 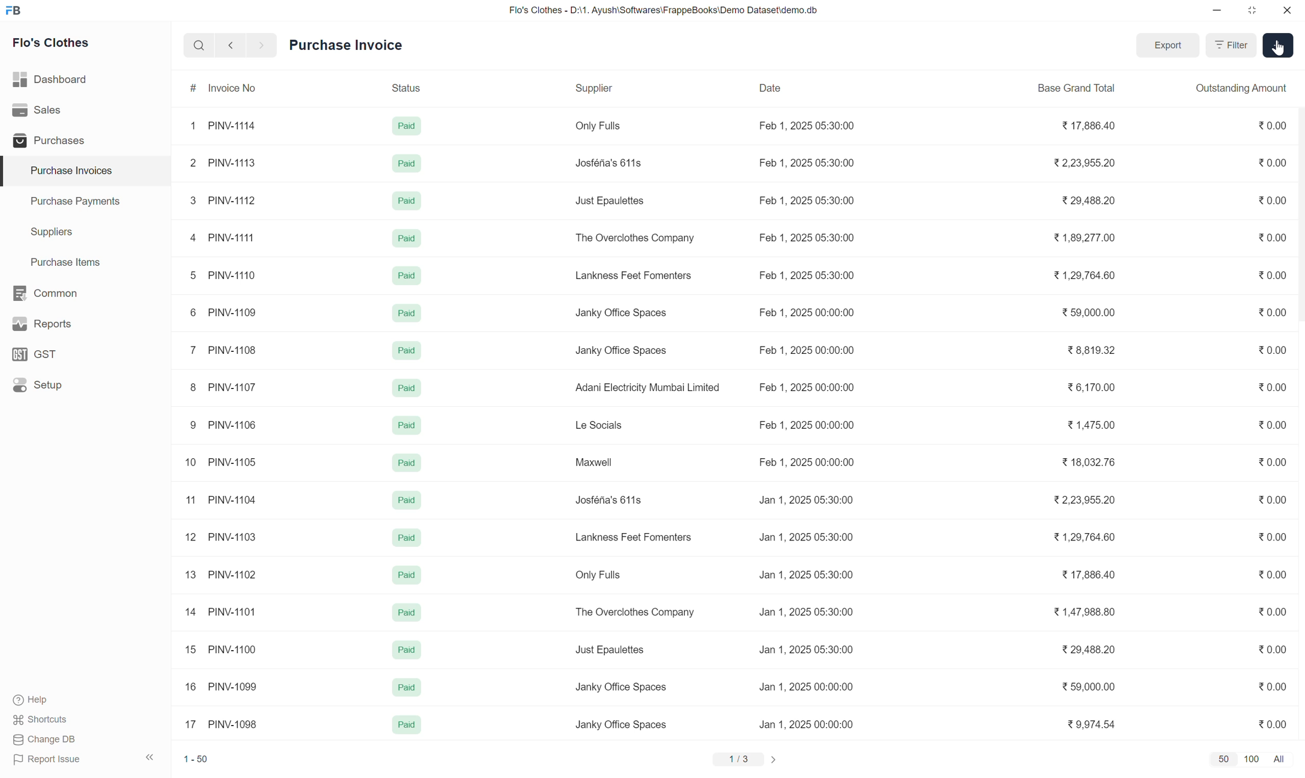 I want to click on Flo's Clothes - D:\1. Ayush\Softwares\FrappeBooks\Demo Dataset\demo.db, so click(x=664, y=10).